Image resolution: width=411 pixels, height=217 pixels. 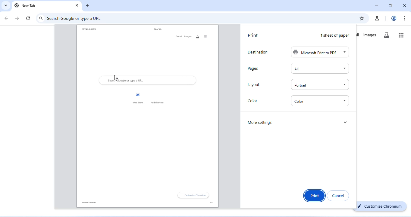 What do you see at coordinates (41, 18) in the screenshot?
I see `search icon` at bounding box center [41, 18].